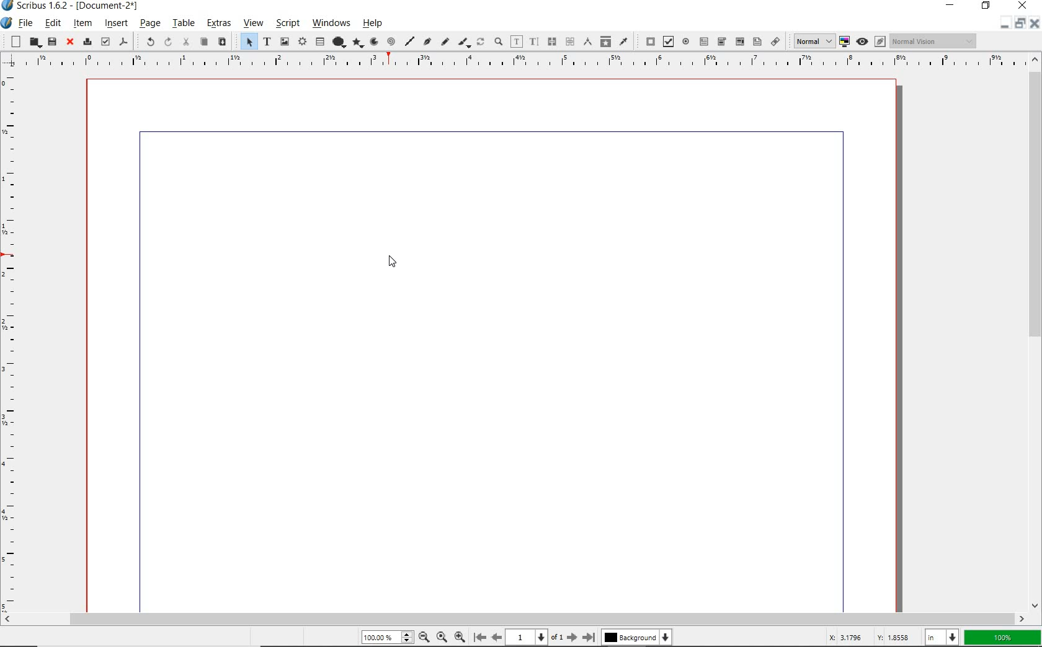  I want to click on freehand line, so click(445, 43).